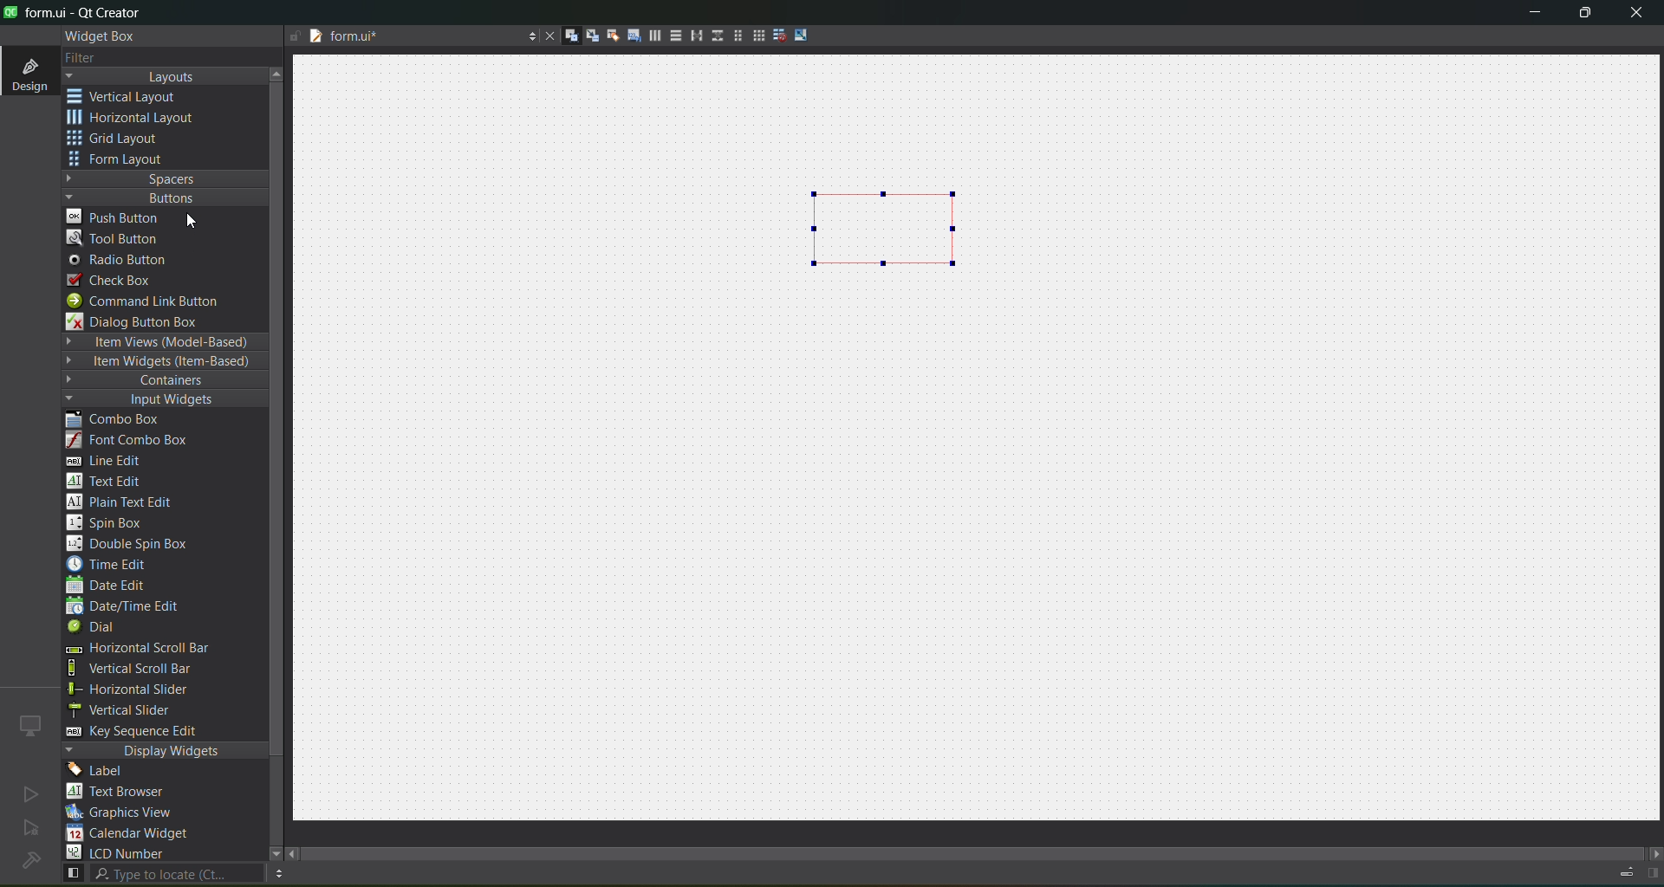  I want to click on dial, so click(97, 629).